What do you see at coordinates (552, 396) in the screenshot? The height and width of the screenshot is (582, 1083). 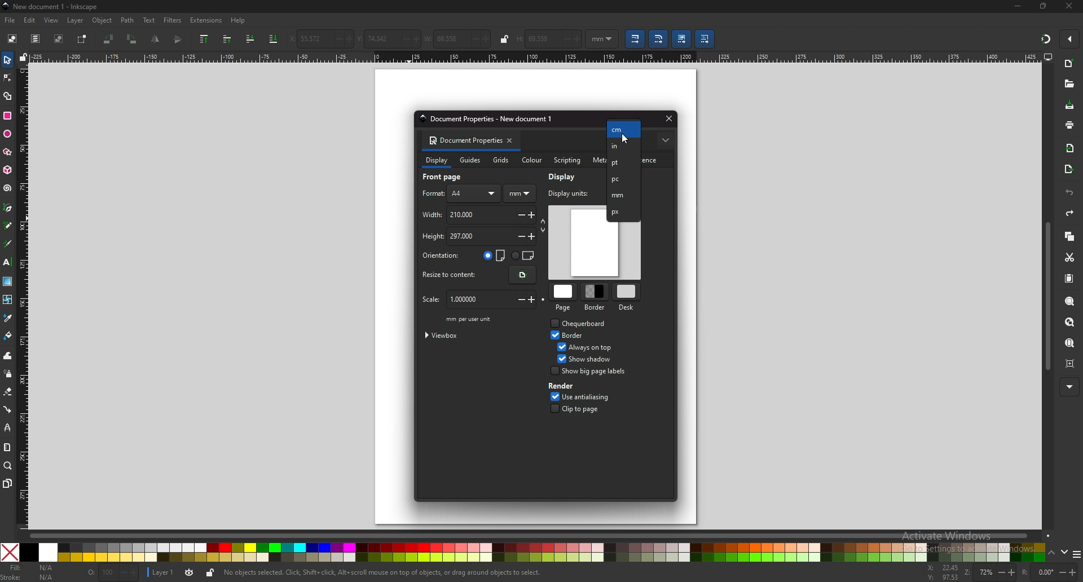 I see `Checkbox` at bounding box center [552, 396].